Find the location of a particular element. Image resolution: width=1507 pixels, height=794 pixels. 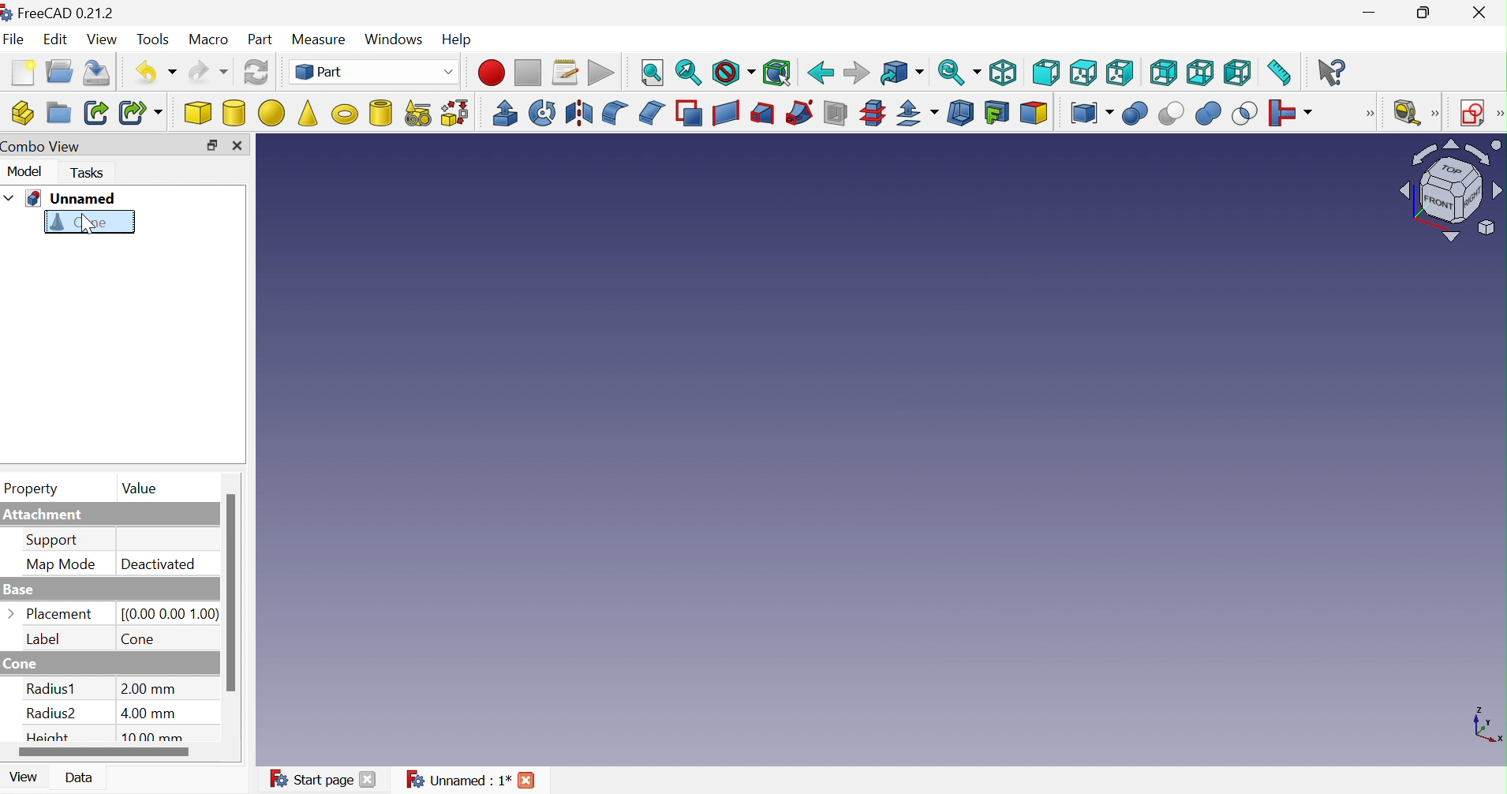

Bottom is located at coordinates (1199, 73).